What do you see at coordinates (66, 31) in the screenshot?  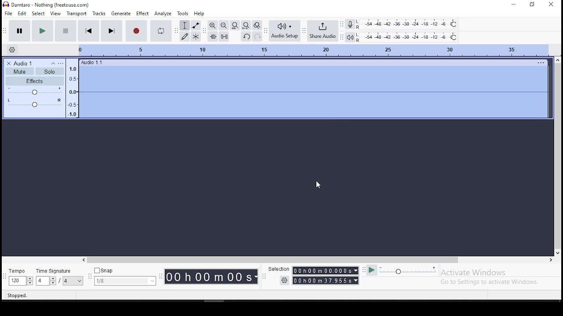 I see `stop` at bounding box center [66, 31].